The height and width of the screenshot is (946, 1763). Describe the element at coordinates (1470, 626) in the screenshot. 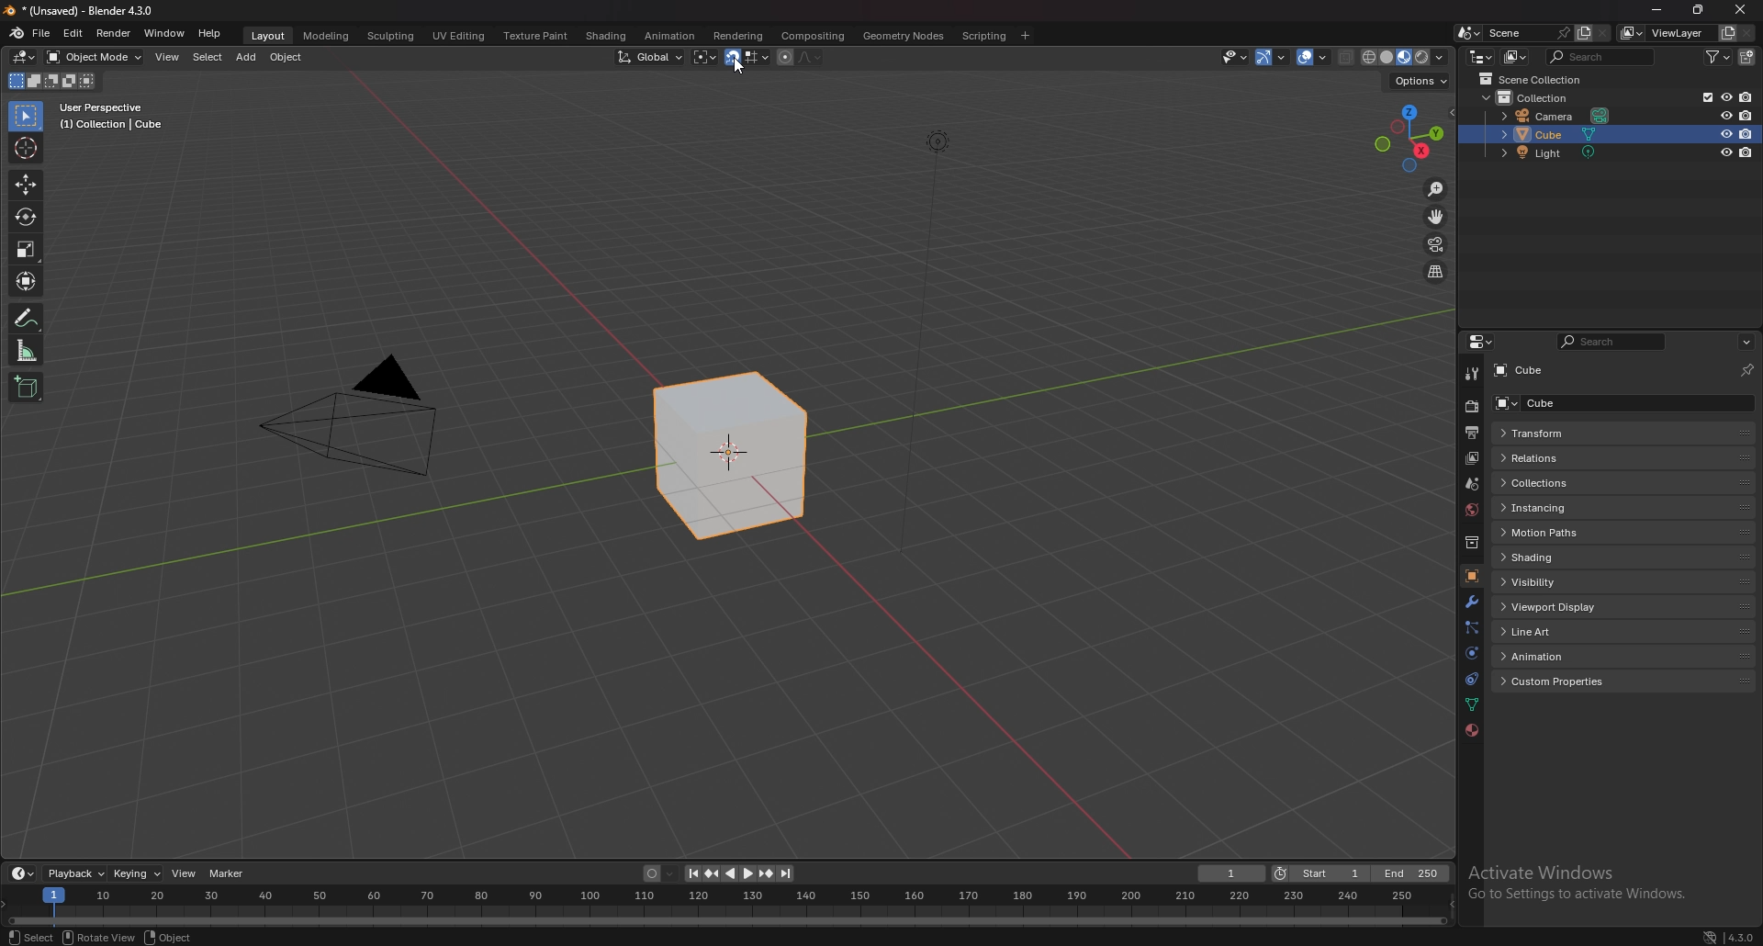

I see `particles` at that location.